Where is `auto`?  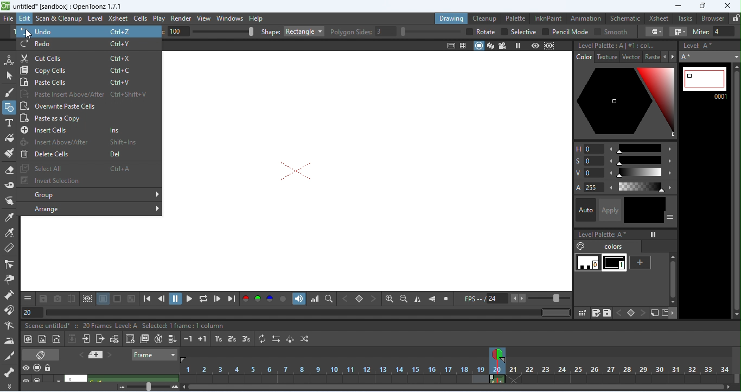 auto is located at coordinates (586, 210).